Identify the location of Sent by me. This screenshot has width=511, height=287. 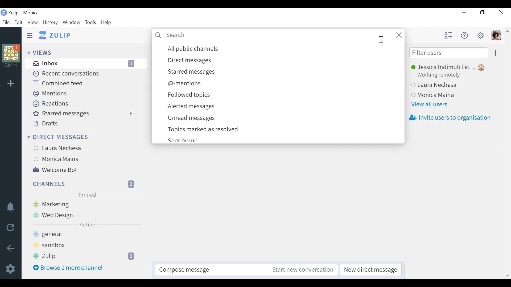
(279, 139).